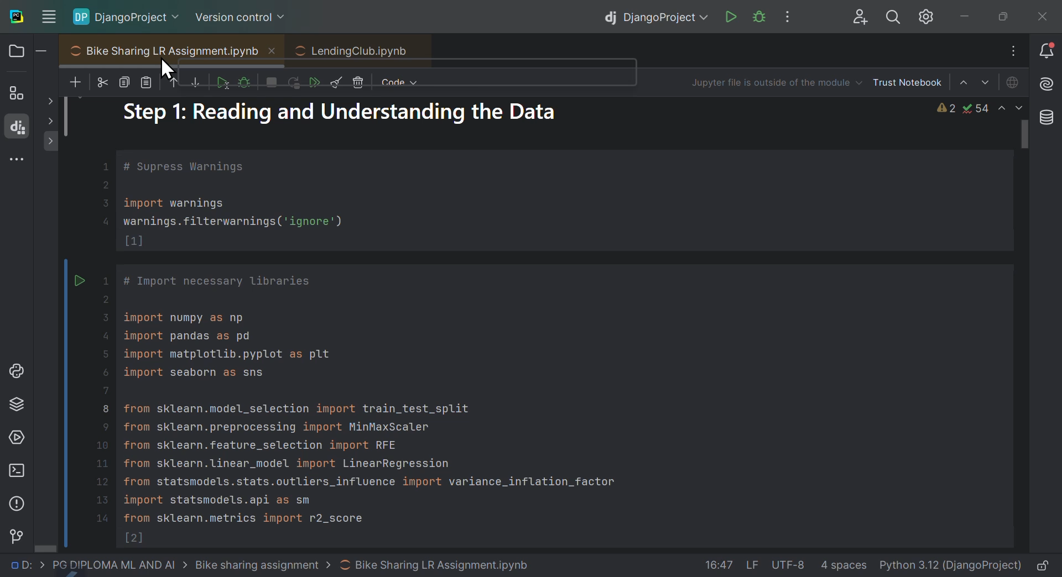 This screenshot has width=1062, height=577. Describe the element at coordinates (102, 81) in the screenshot. I see `cut ` at that location.